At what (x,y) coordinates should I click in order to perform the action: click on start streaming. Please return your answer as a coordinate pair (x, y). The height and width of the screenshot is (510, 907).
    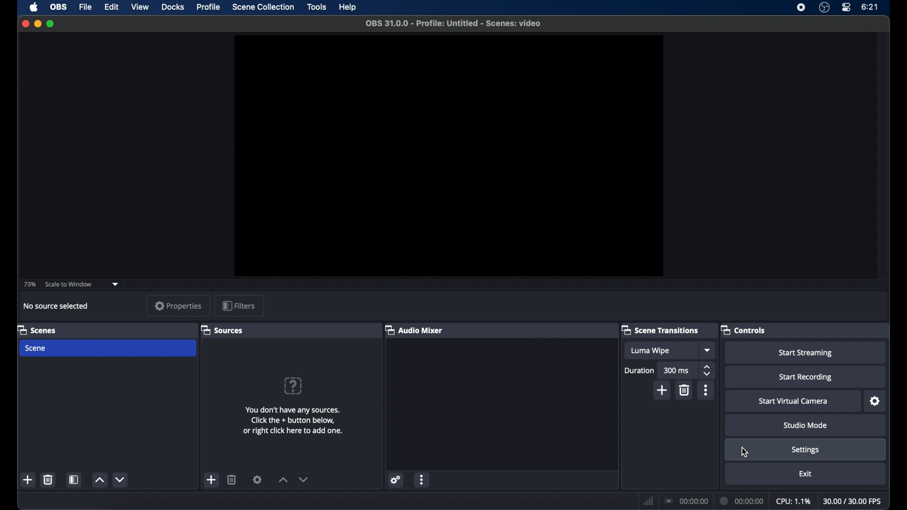
    Looking at the image, I should click on (806, 353).